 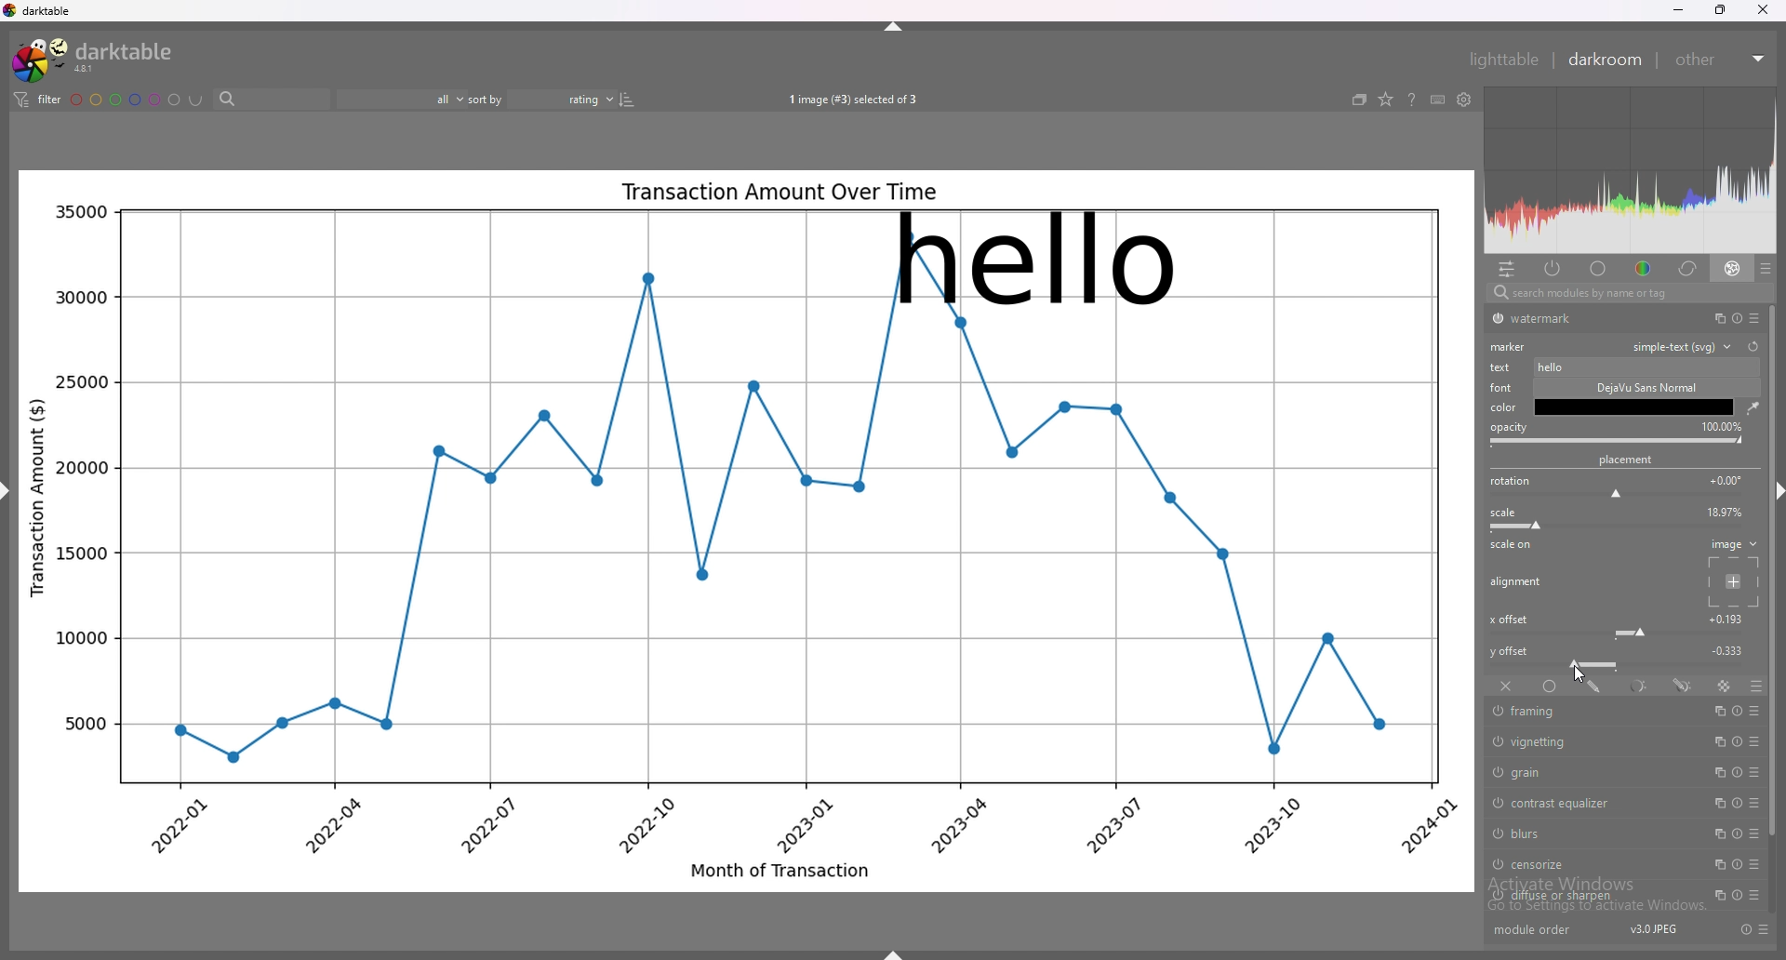 I want to click on y offset bar, so click(x=1617, y=665).